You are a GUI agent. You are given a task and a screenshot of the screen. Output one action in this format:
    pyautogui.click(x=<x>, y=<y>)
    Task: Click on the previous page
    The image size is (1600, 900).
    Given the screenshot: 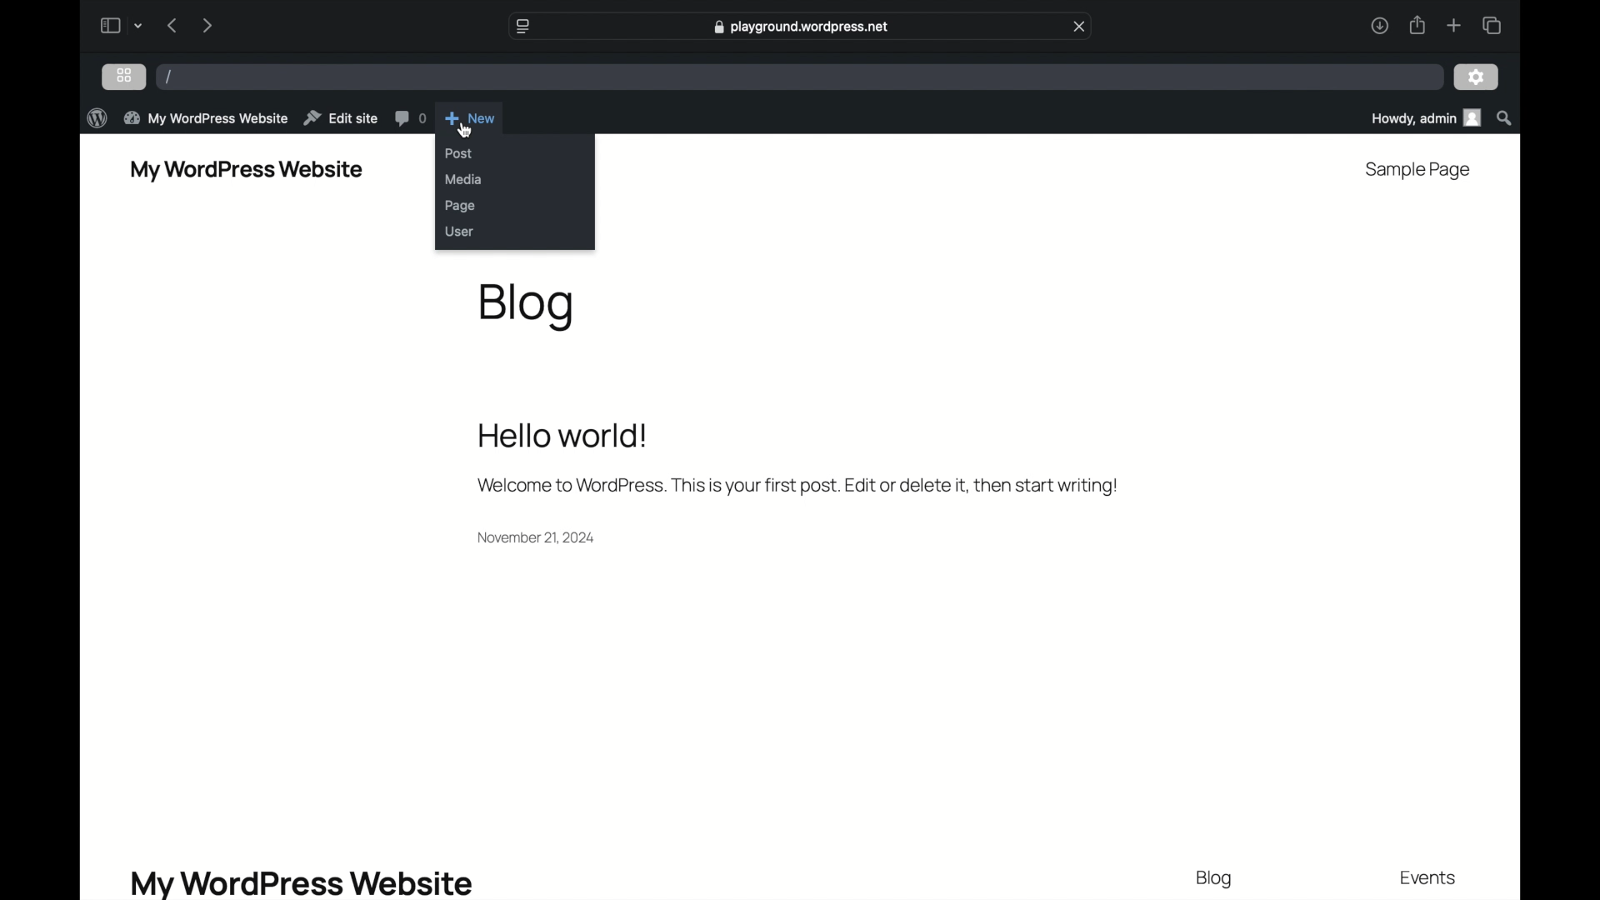 What is the action you would take?
    pyautogui.click(x=173, y=25)
    